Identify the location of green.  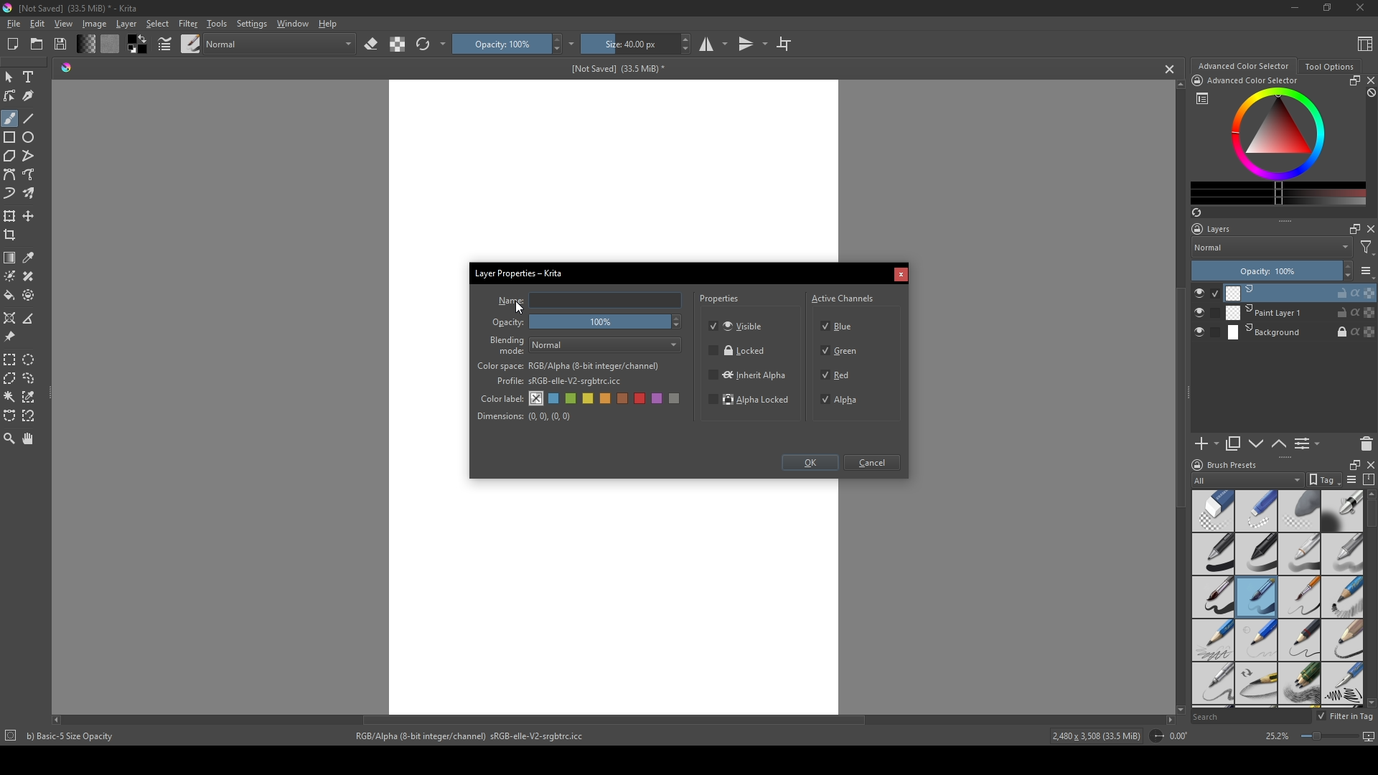
(572, 400).